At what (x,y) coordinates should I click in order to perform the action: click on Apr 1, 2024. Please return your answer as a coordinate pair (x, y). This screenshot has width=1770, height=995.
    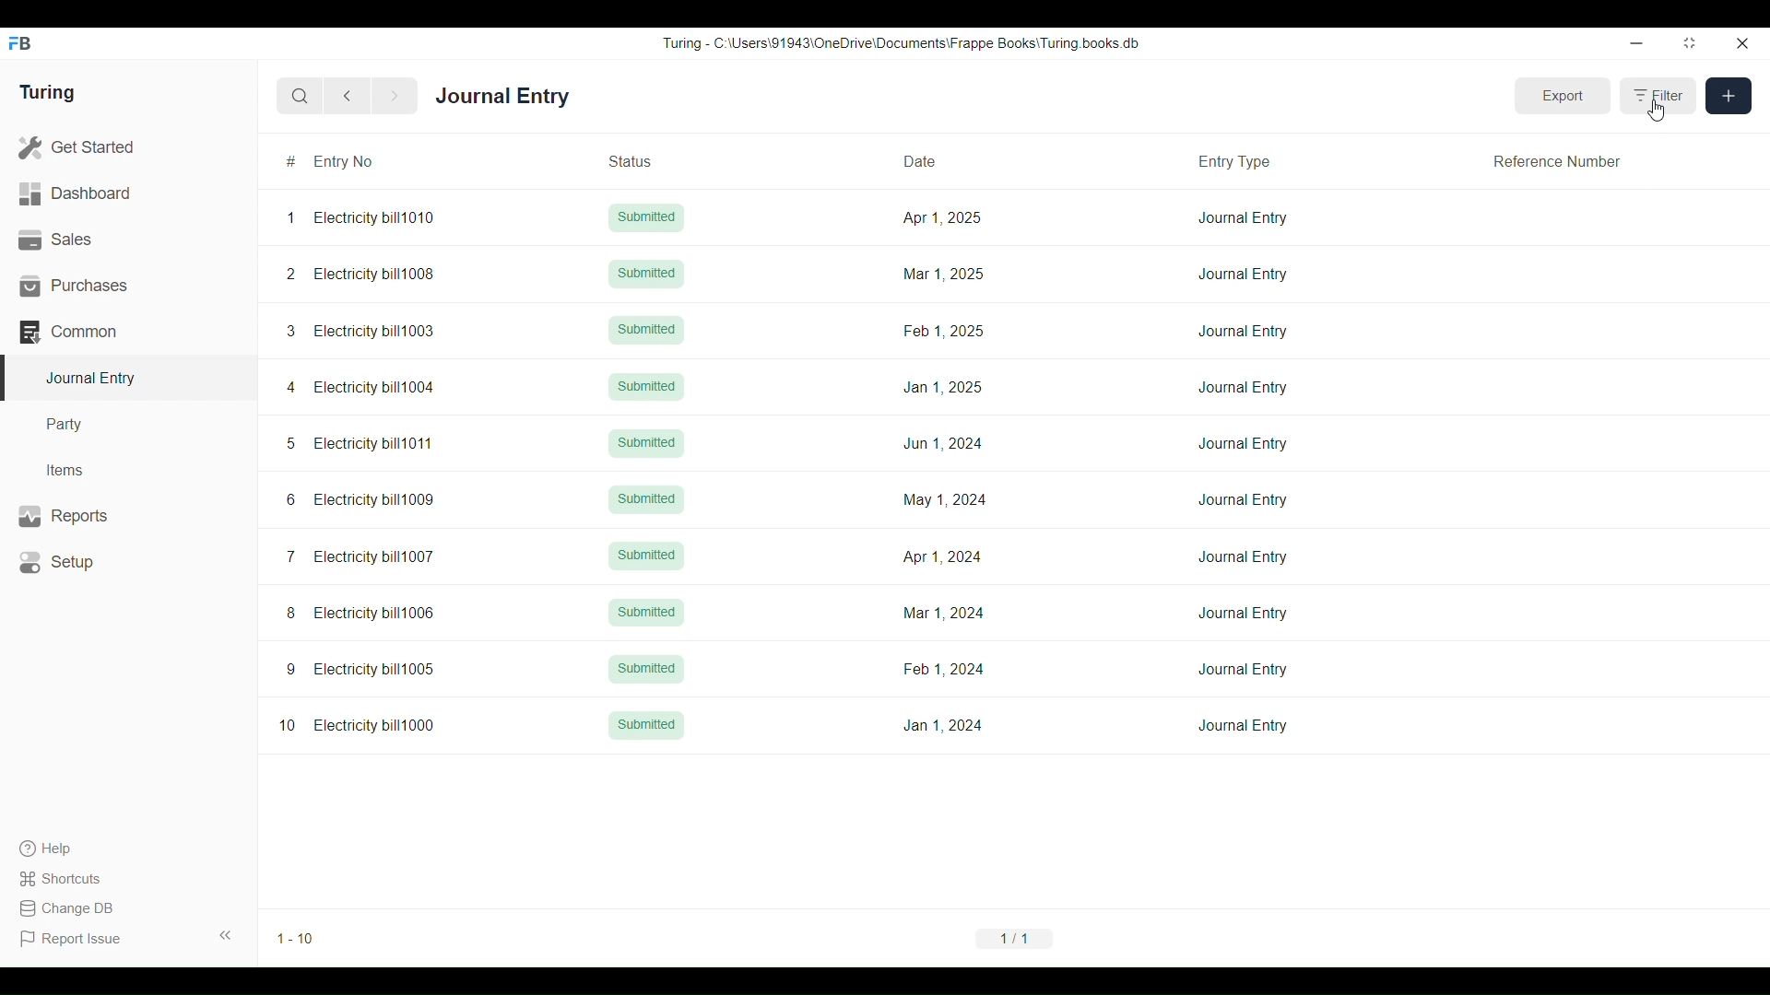
    Looking at the image, I should click on (941, 556).